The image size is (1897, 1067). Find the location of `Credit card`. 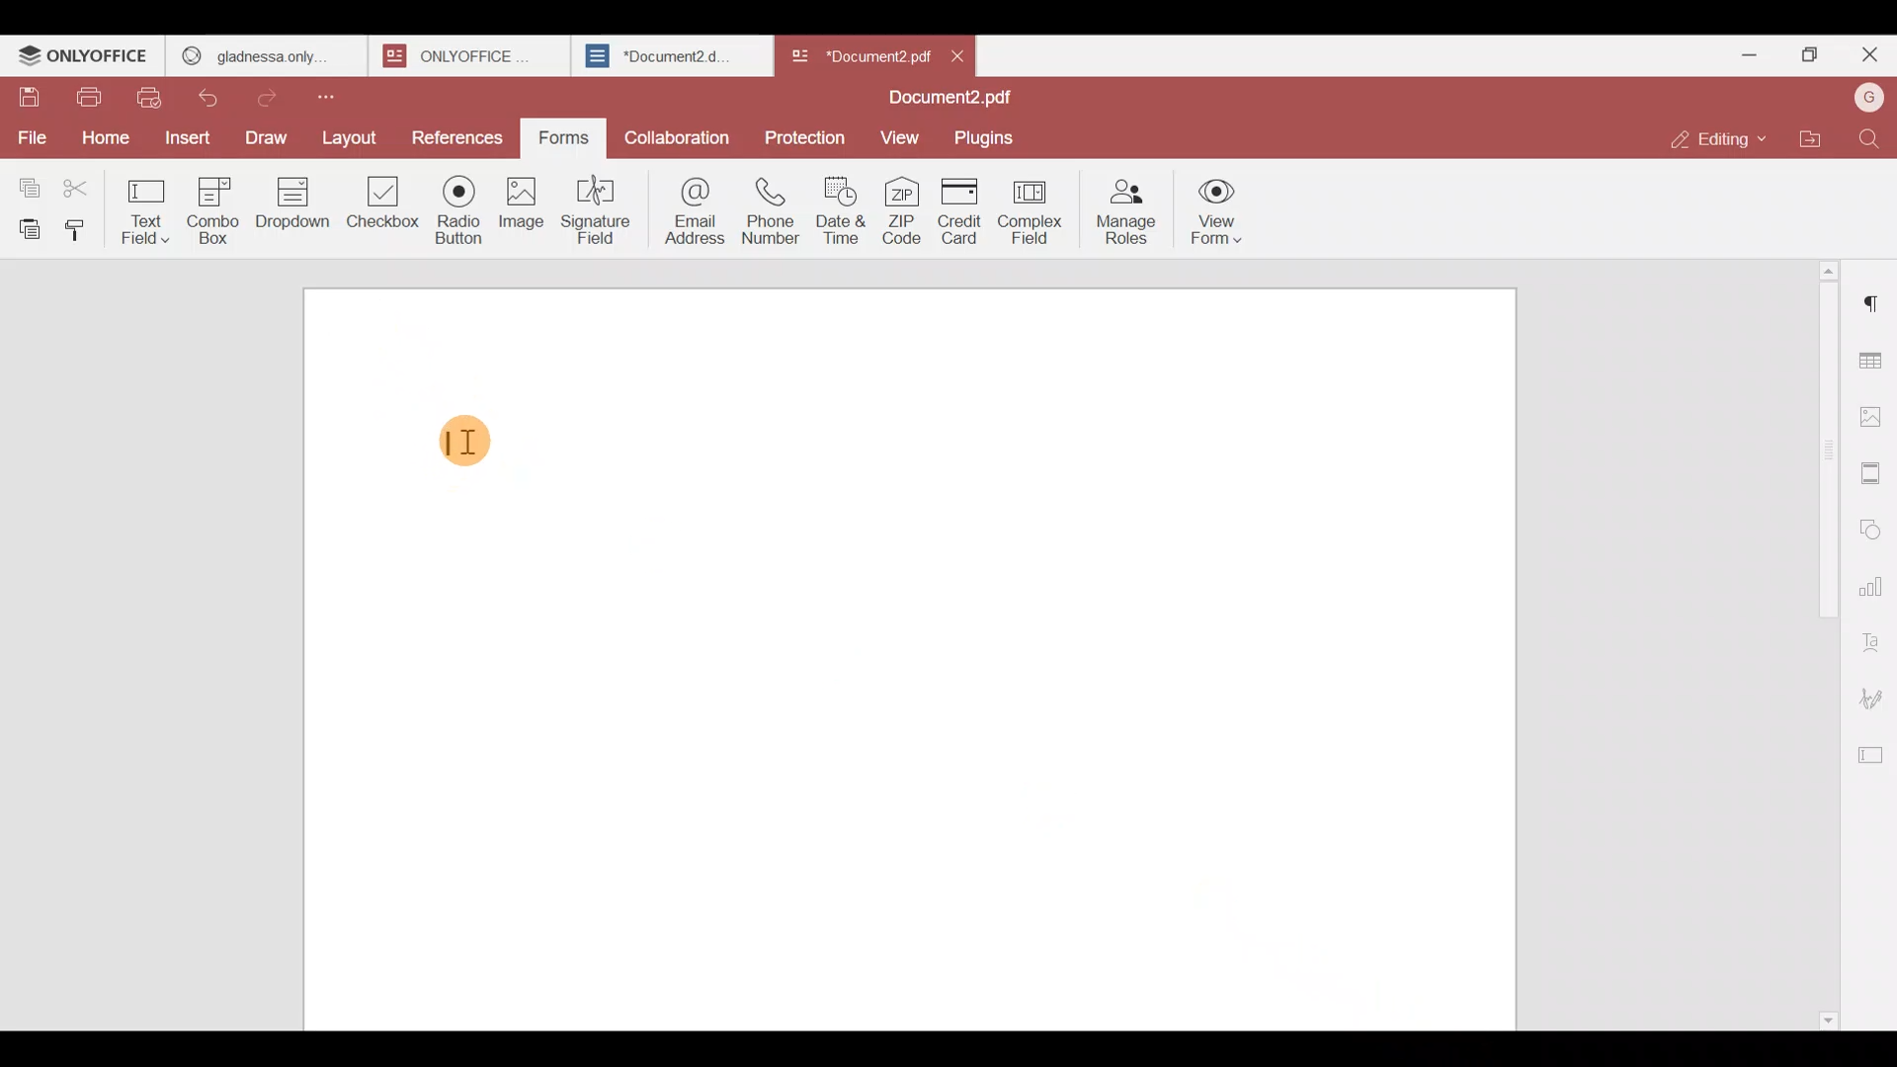

Credit card is located at coordinates (963, 211).